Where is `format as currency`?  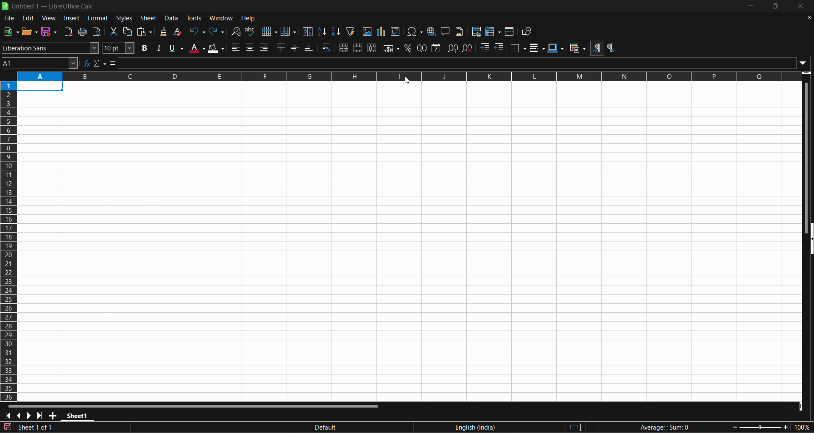
format as currency is located at coordinates (392, 49).